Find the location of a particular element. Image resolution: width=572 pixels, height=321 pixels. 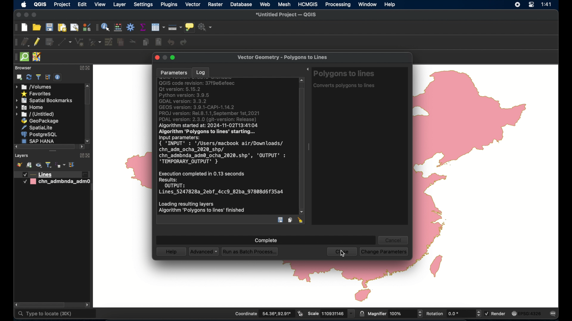

magnifier is located at coordinates (395, 313).